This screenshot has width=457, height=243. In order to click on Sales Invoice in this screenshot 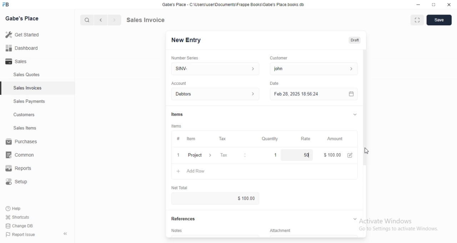, I will do `click(150, 20)`.